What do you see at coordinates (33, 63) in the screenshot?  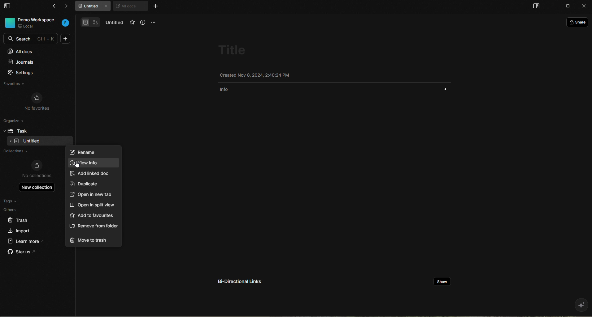 I see `journals` at bounding box center [33, 63].